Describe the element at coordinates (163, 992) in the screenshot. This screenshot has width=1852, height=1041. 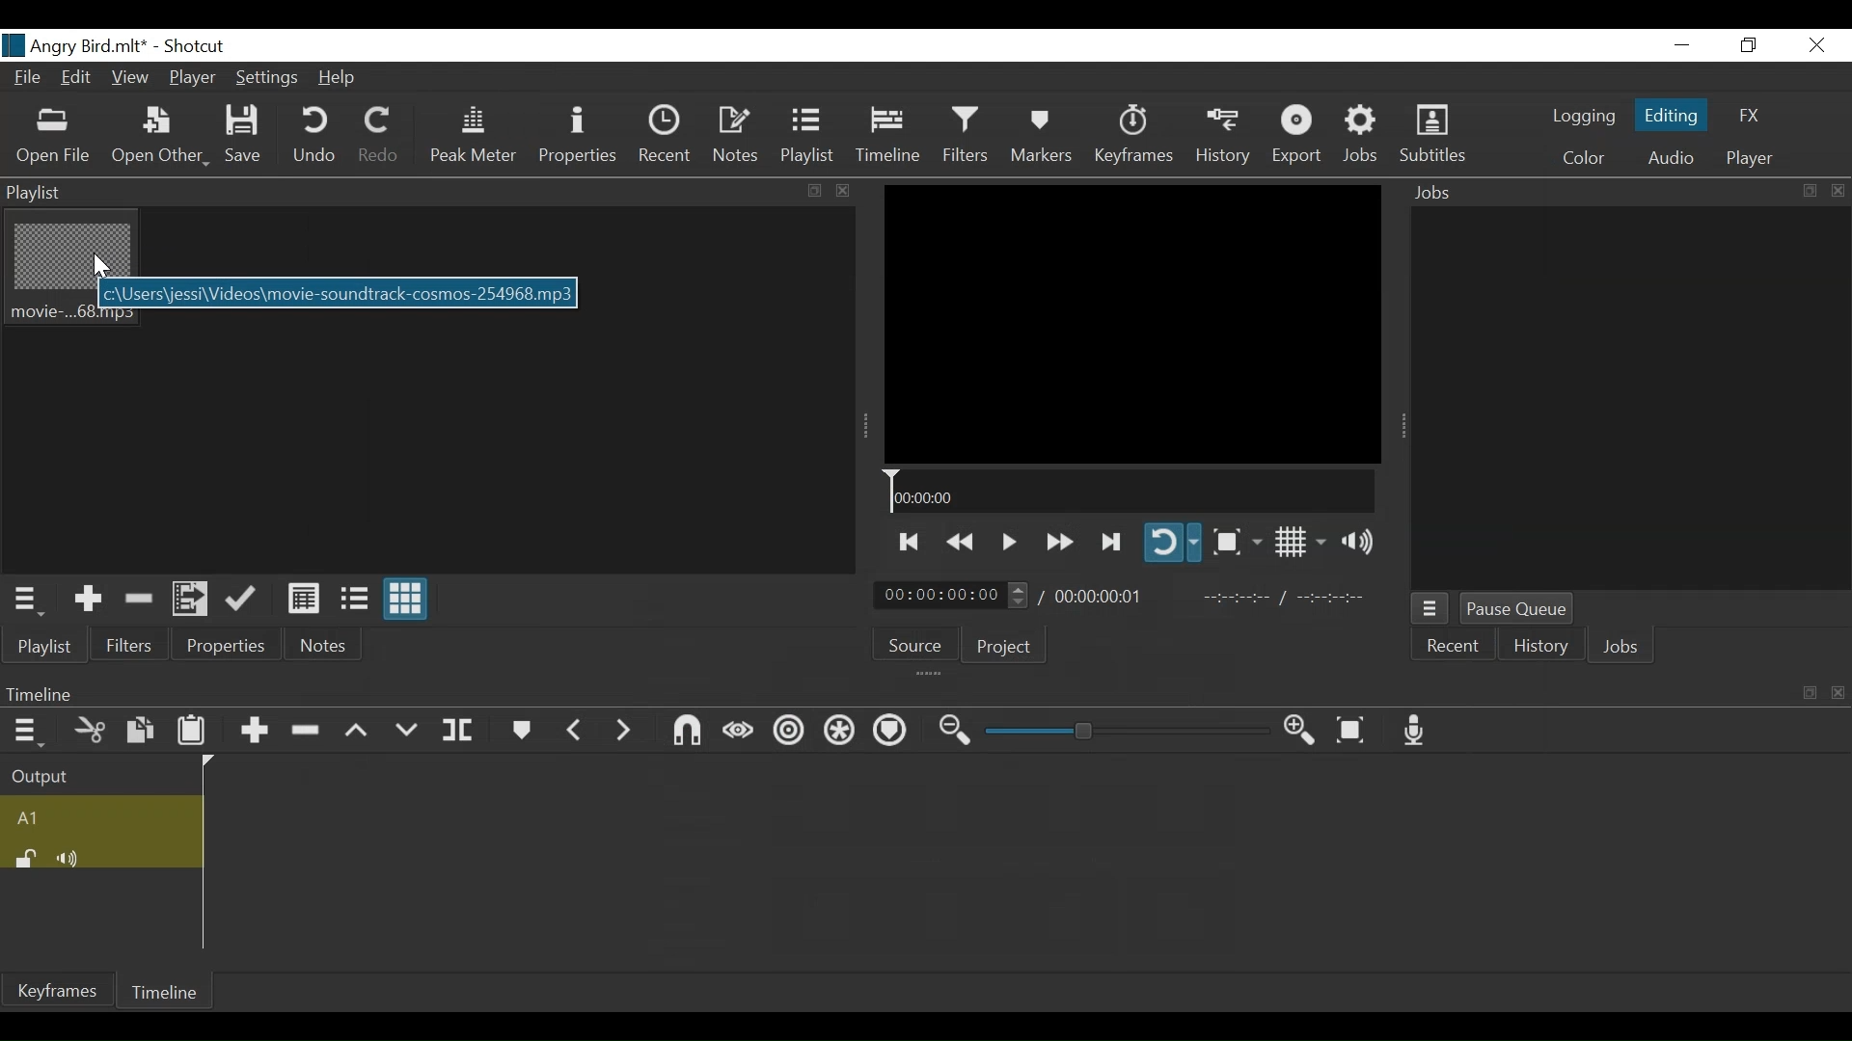
I see `Timeline` at that location.